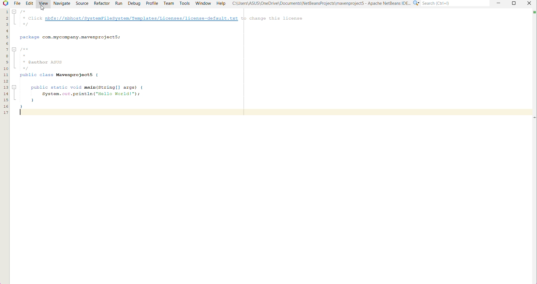 The image size is (537, 284). I want to click on Debug, so click(134, 3).